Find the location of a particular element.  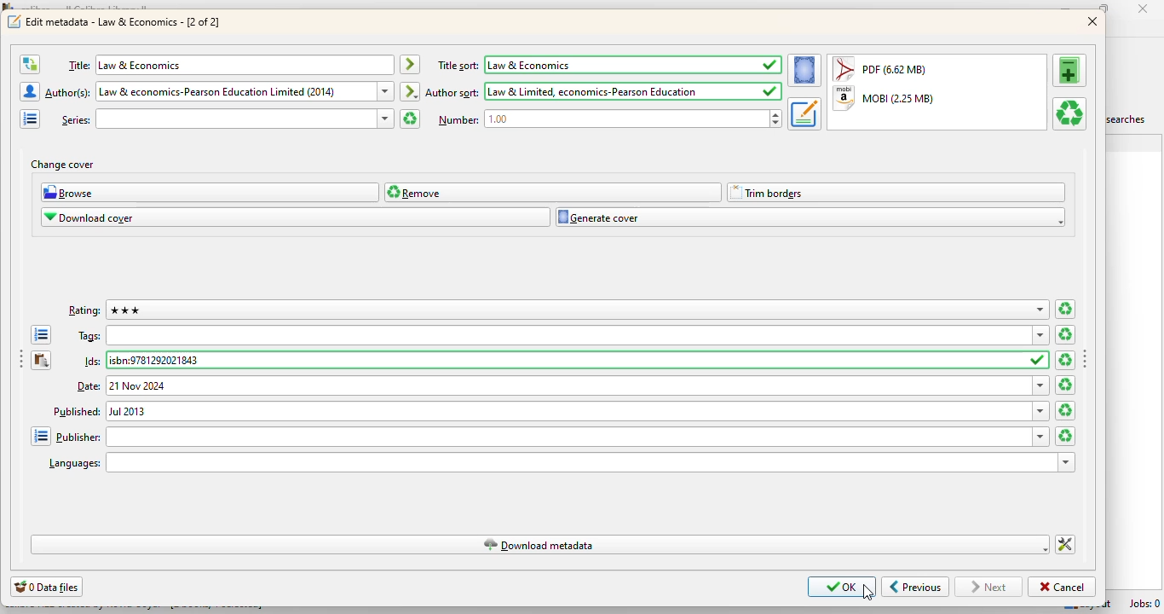

open the tag editor is located at coordinates (42, 335).